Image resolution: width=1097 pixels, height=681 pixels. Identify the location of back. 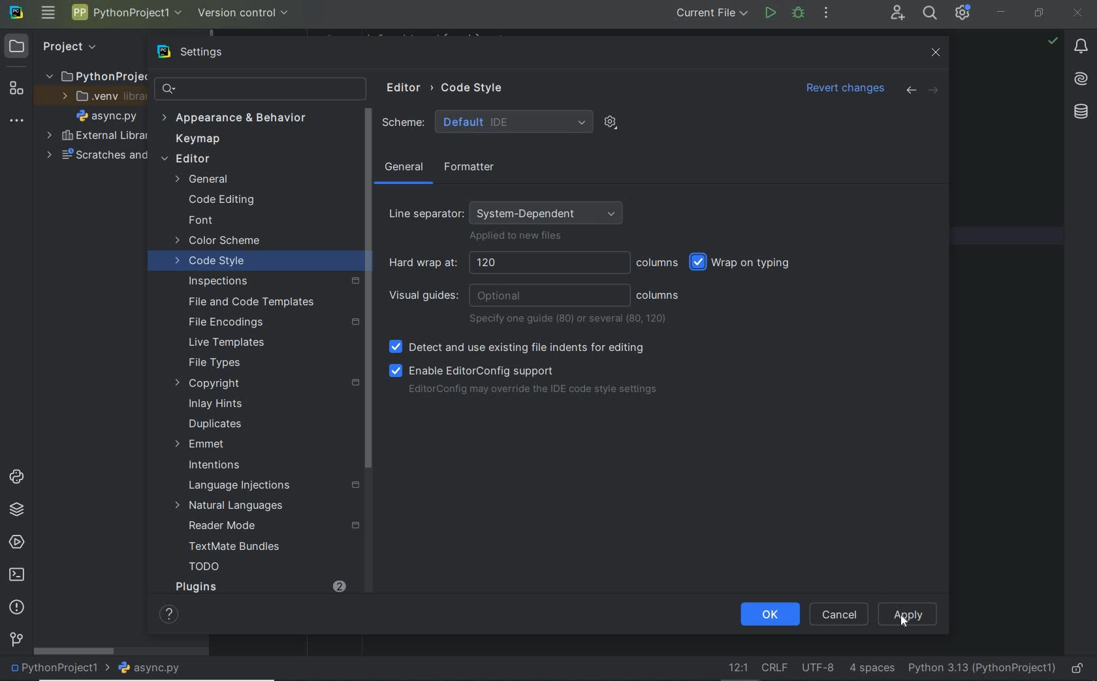
(910, 91).